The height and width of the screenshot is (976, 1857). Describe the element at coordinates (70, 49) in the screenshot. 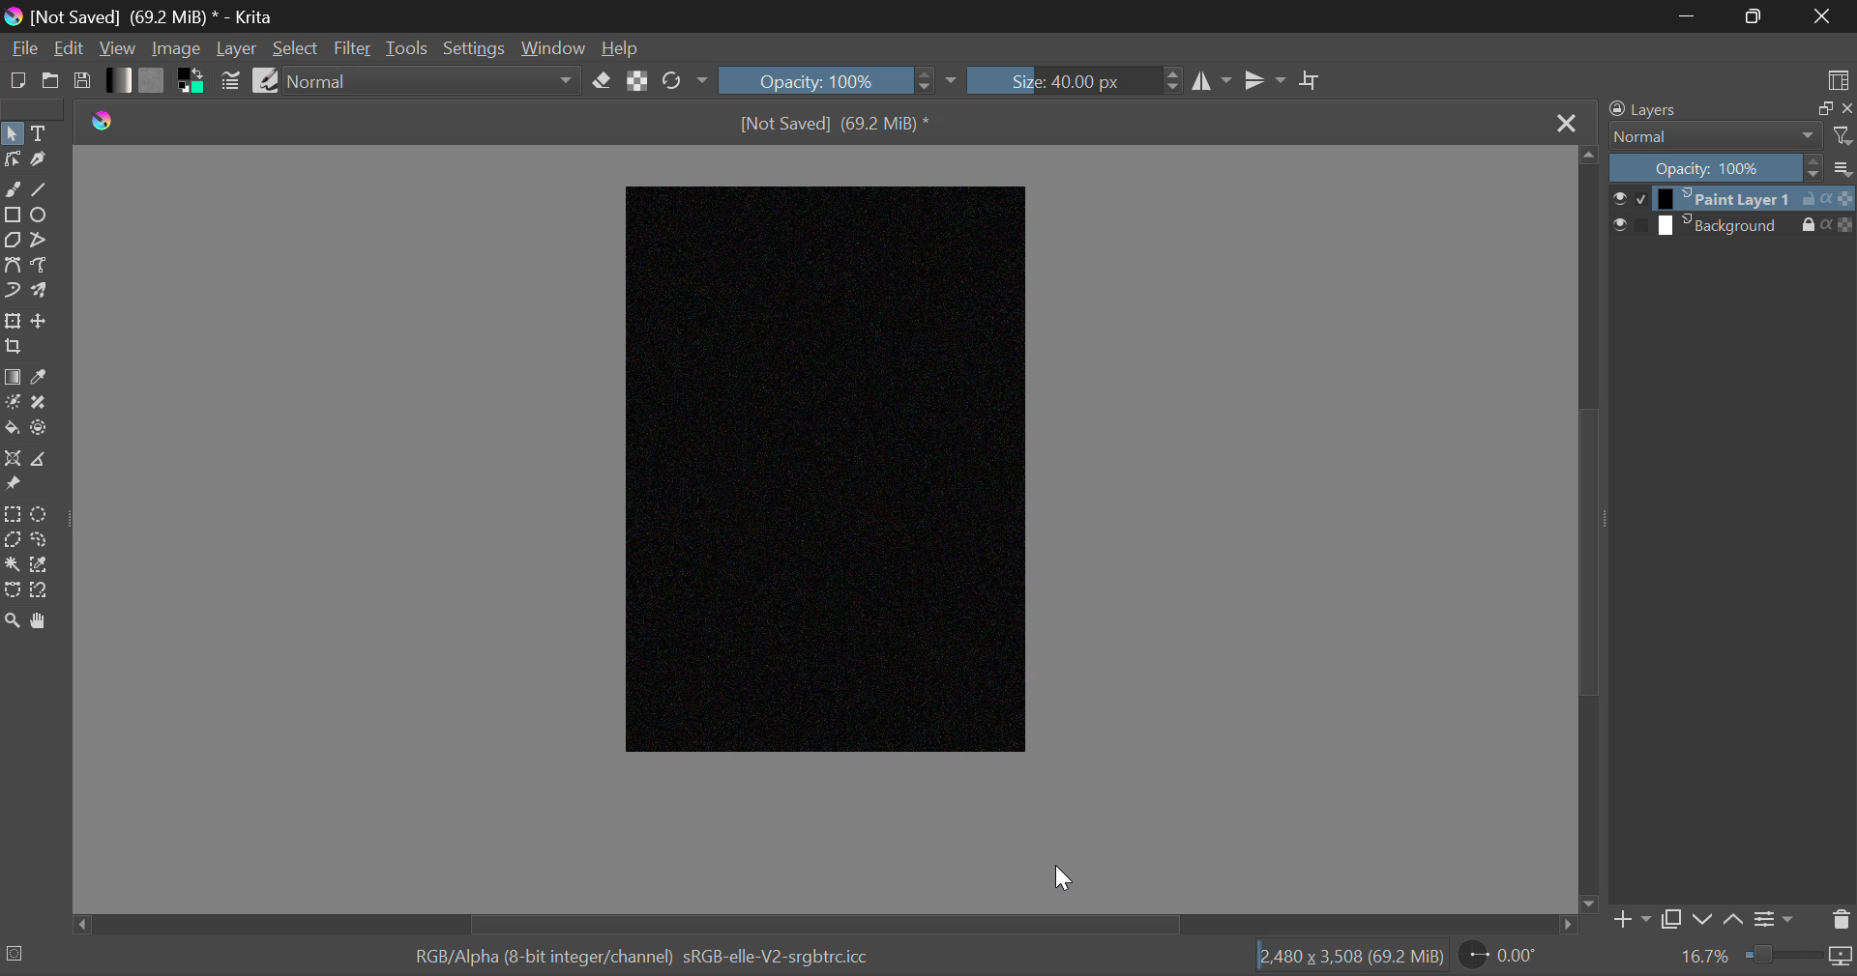

I see `Edit` at that location.